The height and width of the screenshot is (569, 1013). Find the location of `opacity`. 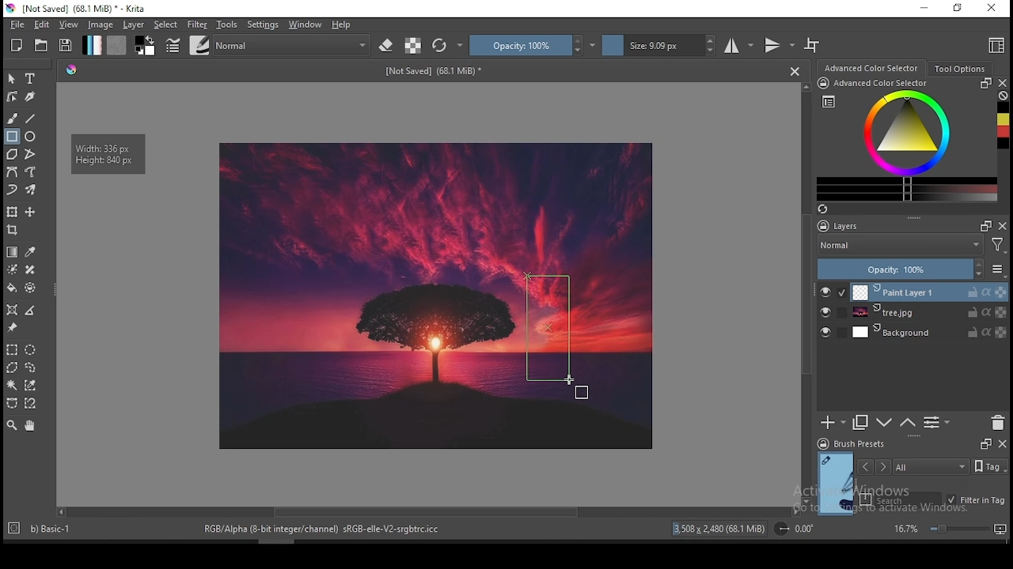

opacity is located at coordinates (912, 269).